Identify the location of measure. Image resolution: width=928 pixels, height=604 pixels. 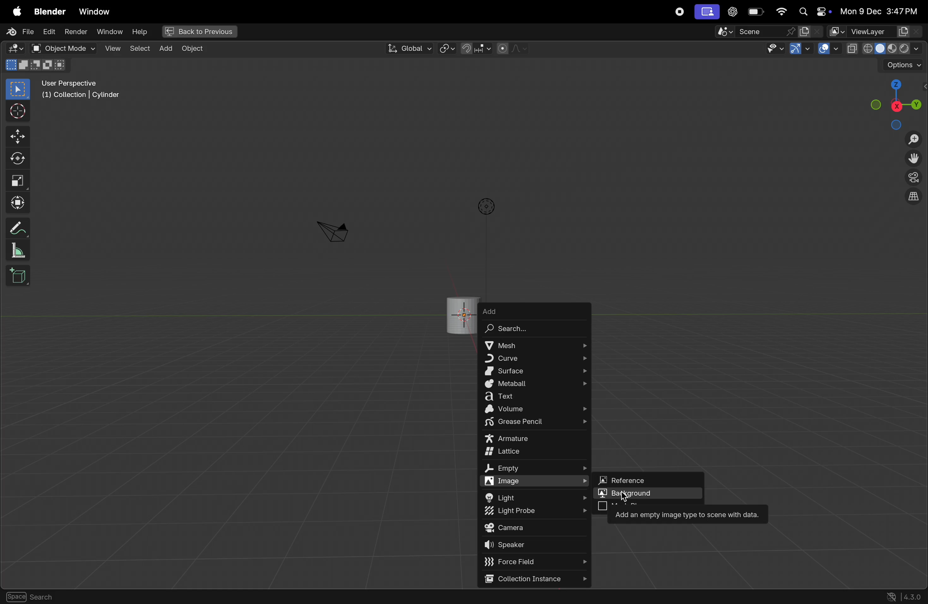
(19, 251).